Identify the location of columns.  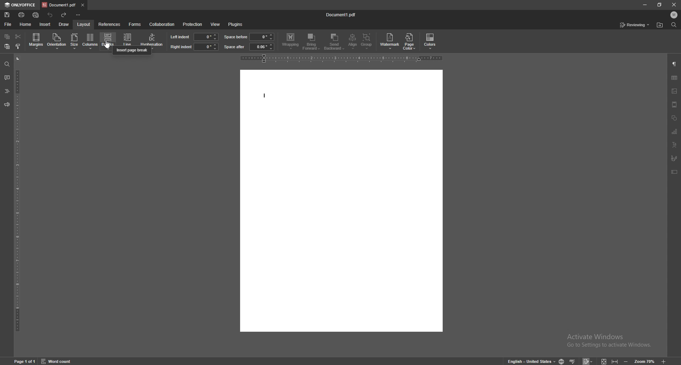
(91, 41).